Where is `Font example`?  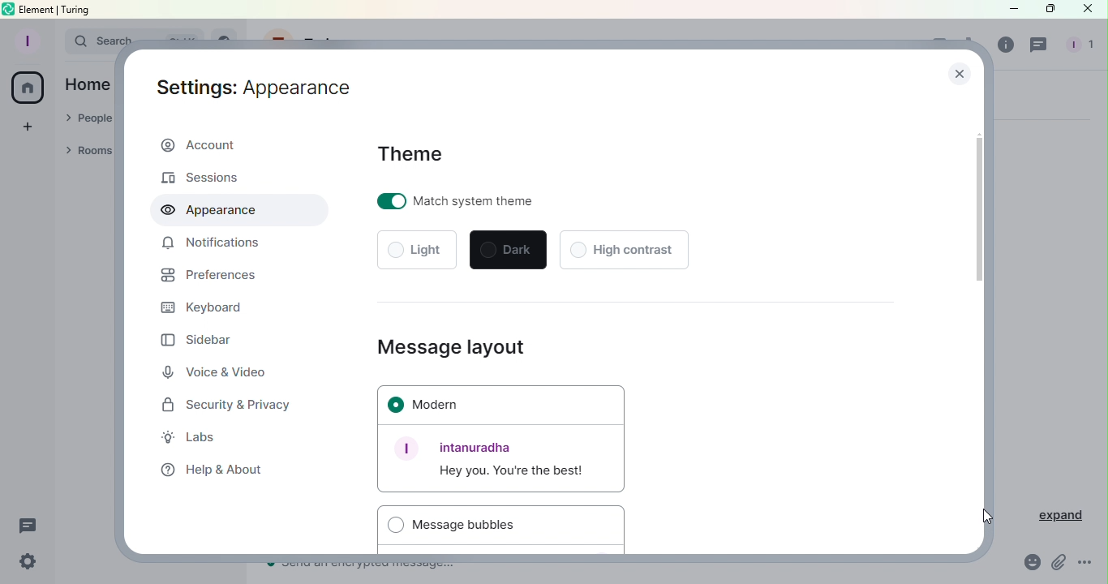
Font example is located at coordinates (500, 462).